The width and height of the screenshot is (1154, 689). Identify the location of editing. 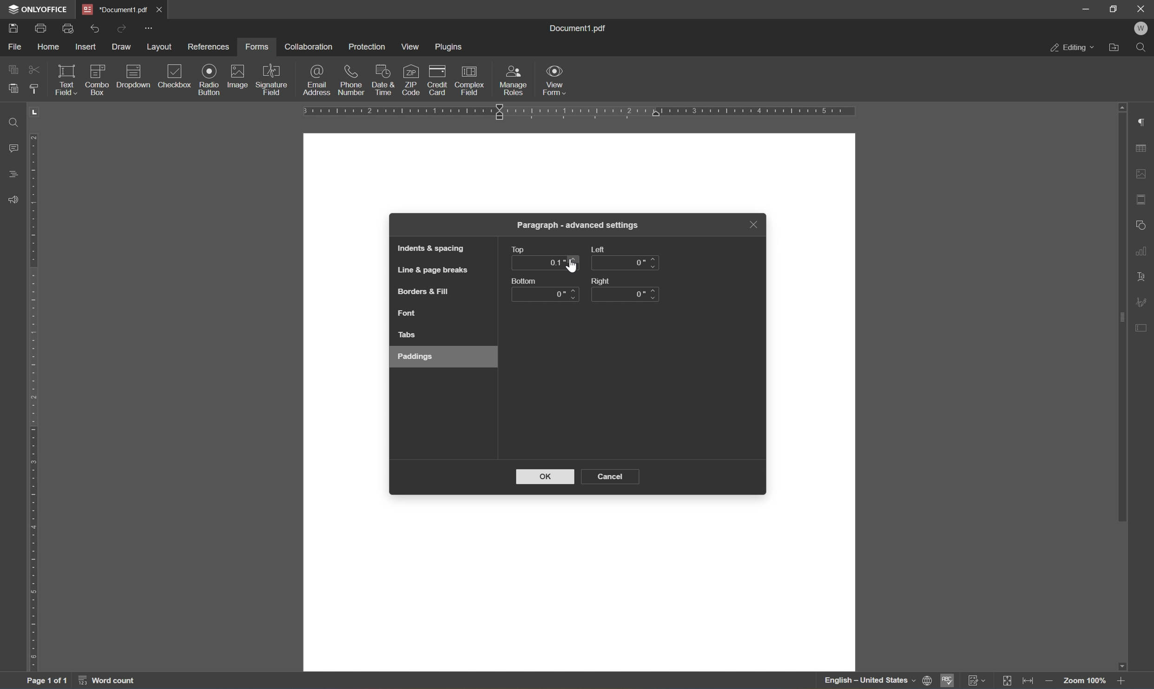
(1073, 50).